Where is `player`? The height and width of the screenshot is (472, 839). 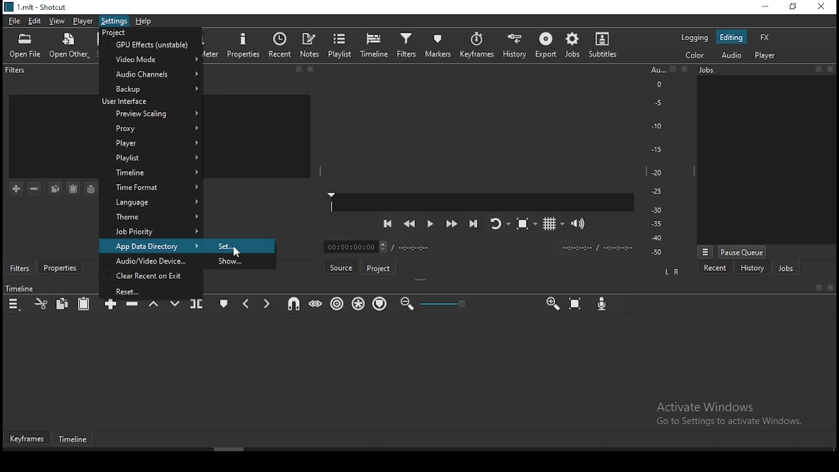 player is located at coordinates (81, 22).